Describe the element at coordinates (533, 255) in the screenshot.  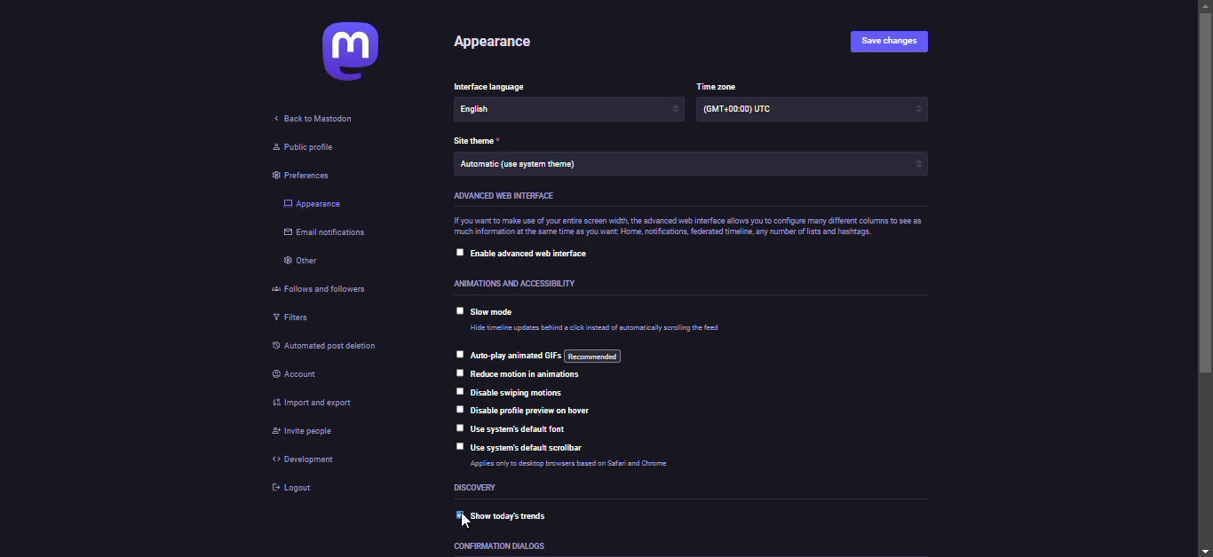
I see `enable advanced web interface` at that location.